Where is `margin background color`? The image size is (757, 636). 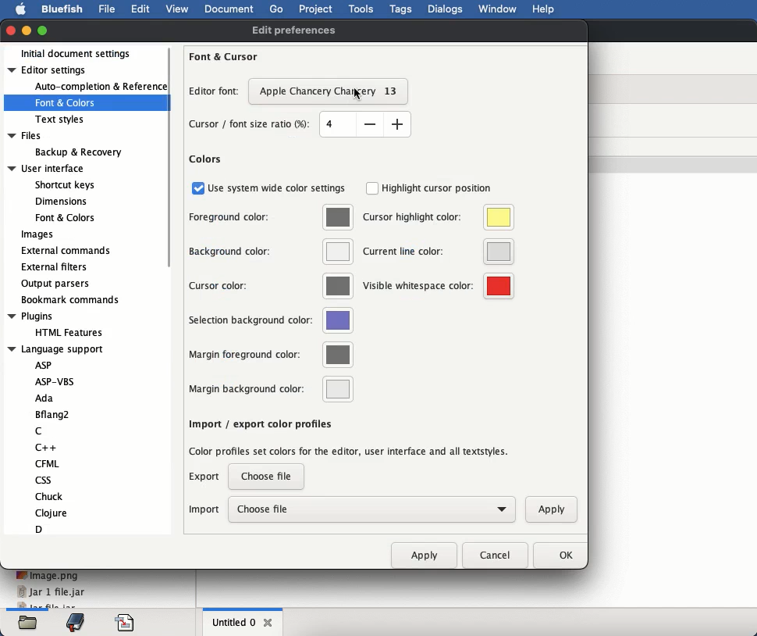 margin background color is located at coordinates (270, 388).